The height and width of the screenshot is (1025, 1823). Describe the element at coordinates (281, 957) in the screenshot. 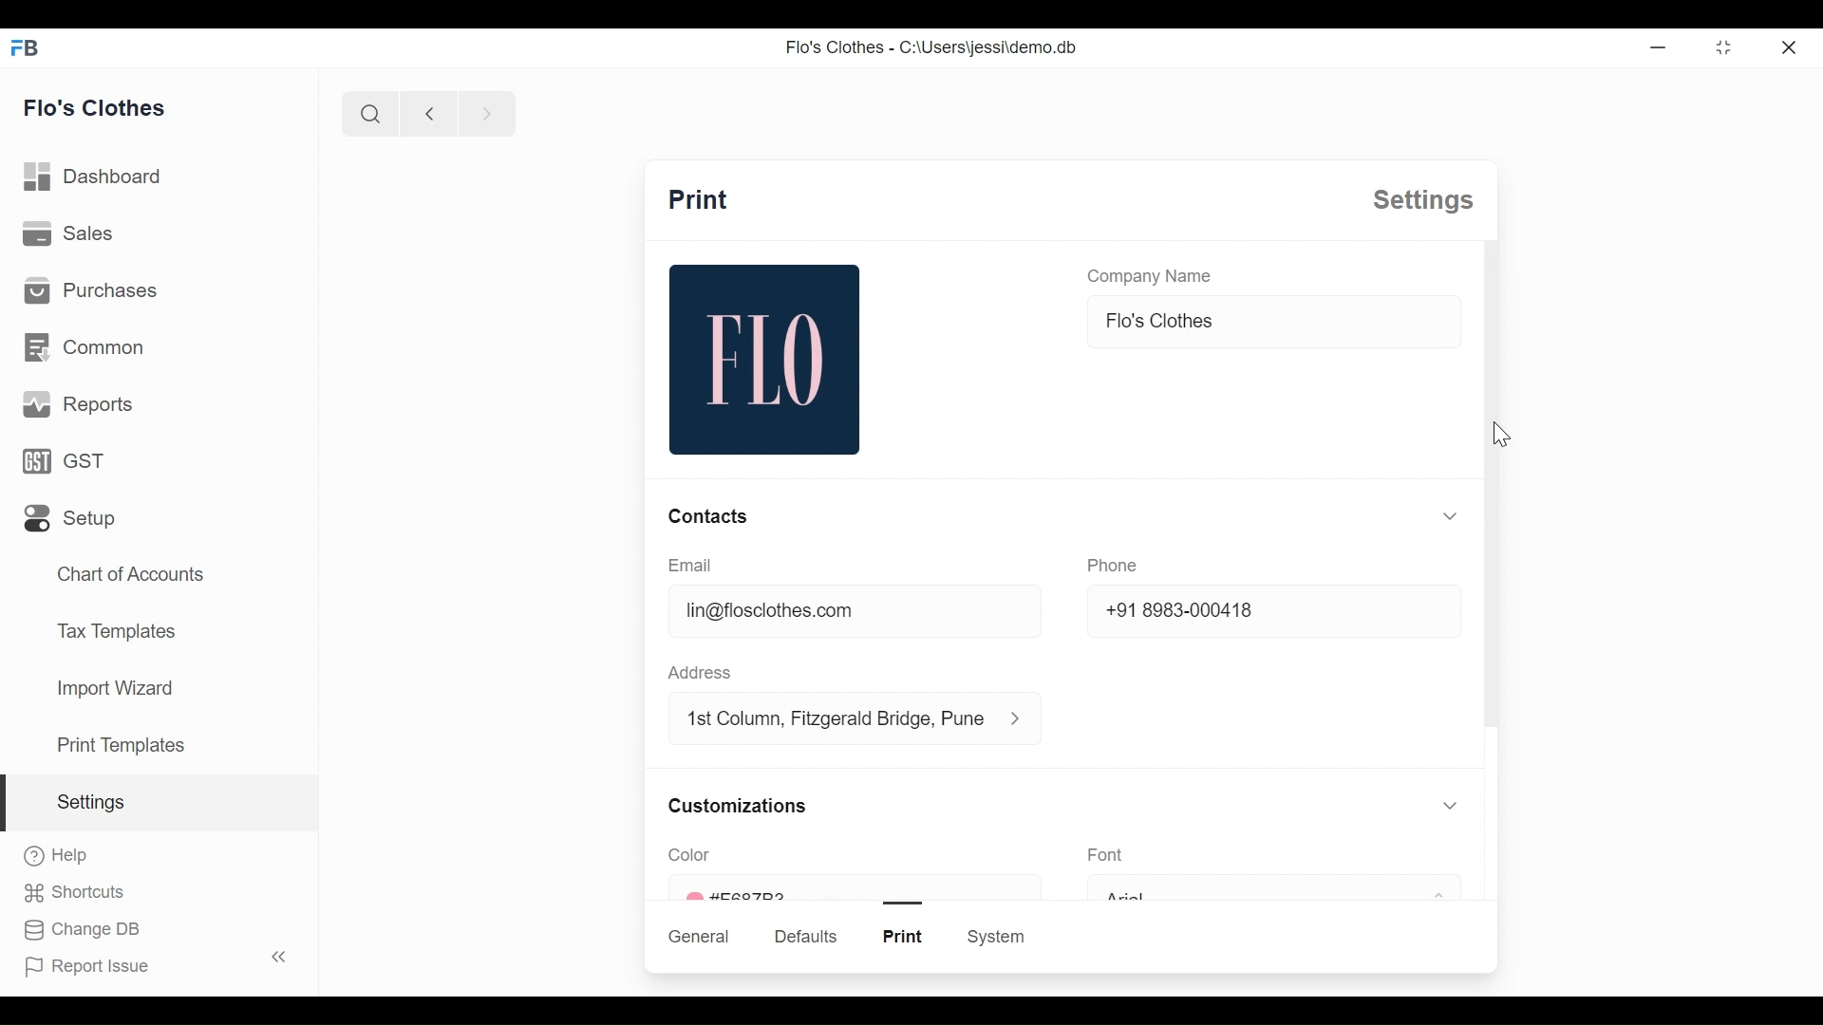

I see `toggle sidebar` at that location.